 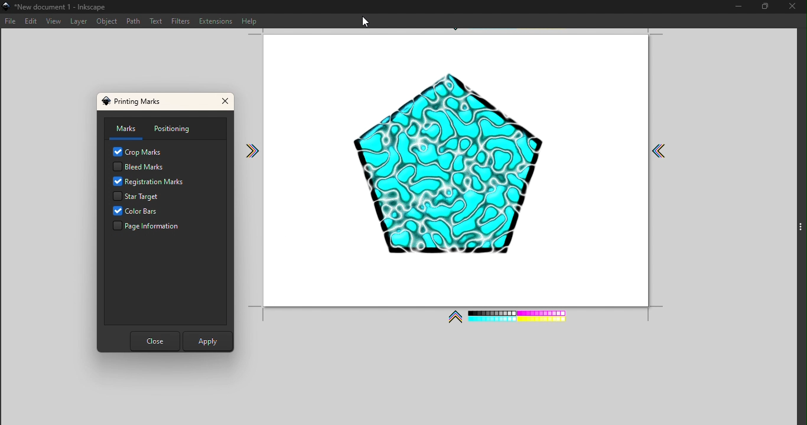 What do you see at coordinates (205, 339) in the screenshot?
I see `Apply` at bounding box center [205, 339].